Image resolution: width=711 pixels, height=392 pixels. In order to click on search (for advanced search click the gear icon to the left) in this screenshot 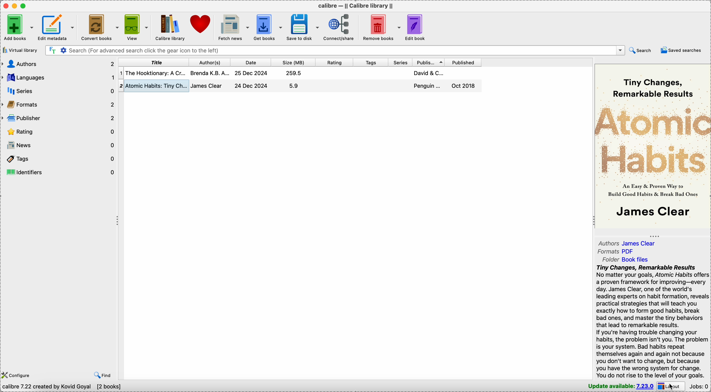, I will do `click(341, 50)`.